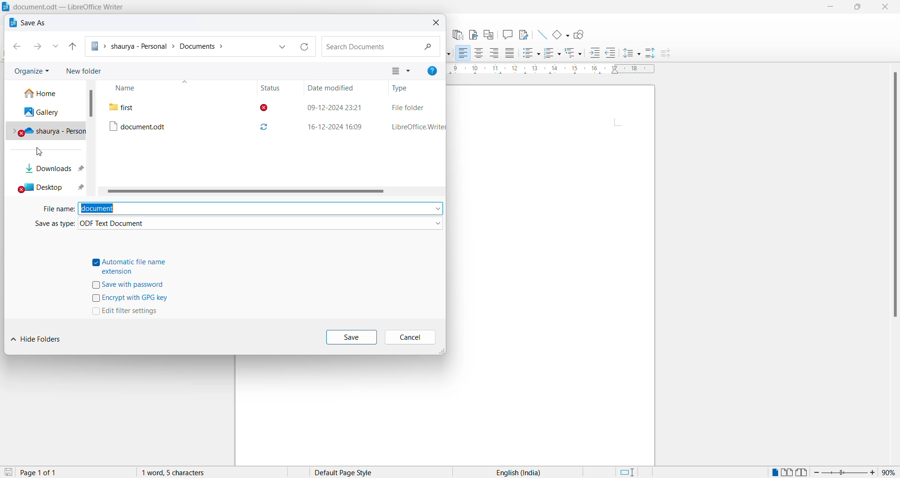 The width and height of the screenshot is (900, 478). What do you see at coordinates (41, 47) in the screenshot?
I see `Go forward` at bounding box center [41, 47].